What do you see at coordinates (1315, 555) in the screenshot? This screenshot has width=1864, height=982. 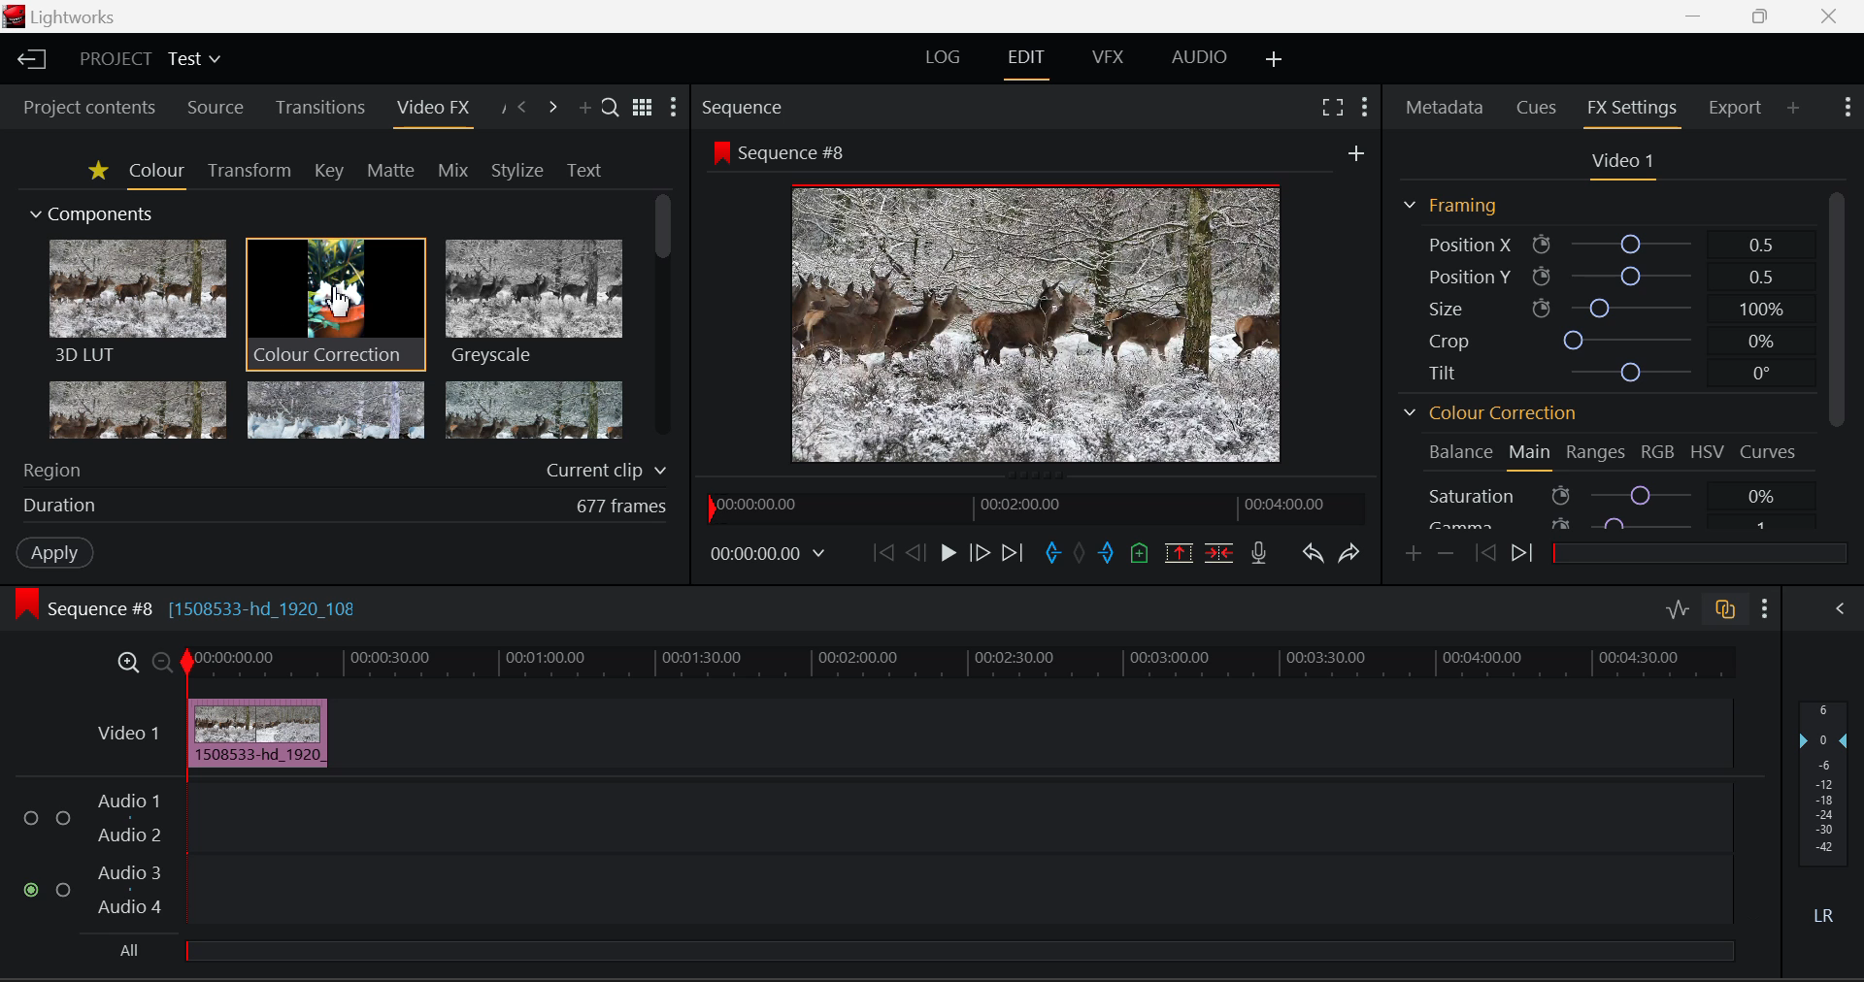 I see `Undo` at bounding box center [1315, 555].